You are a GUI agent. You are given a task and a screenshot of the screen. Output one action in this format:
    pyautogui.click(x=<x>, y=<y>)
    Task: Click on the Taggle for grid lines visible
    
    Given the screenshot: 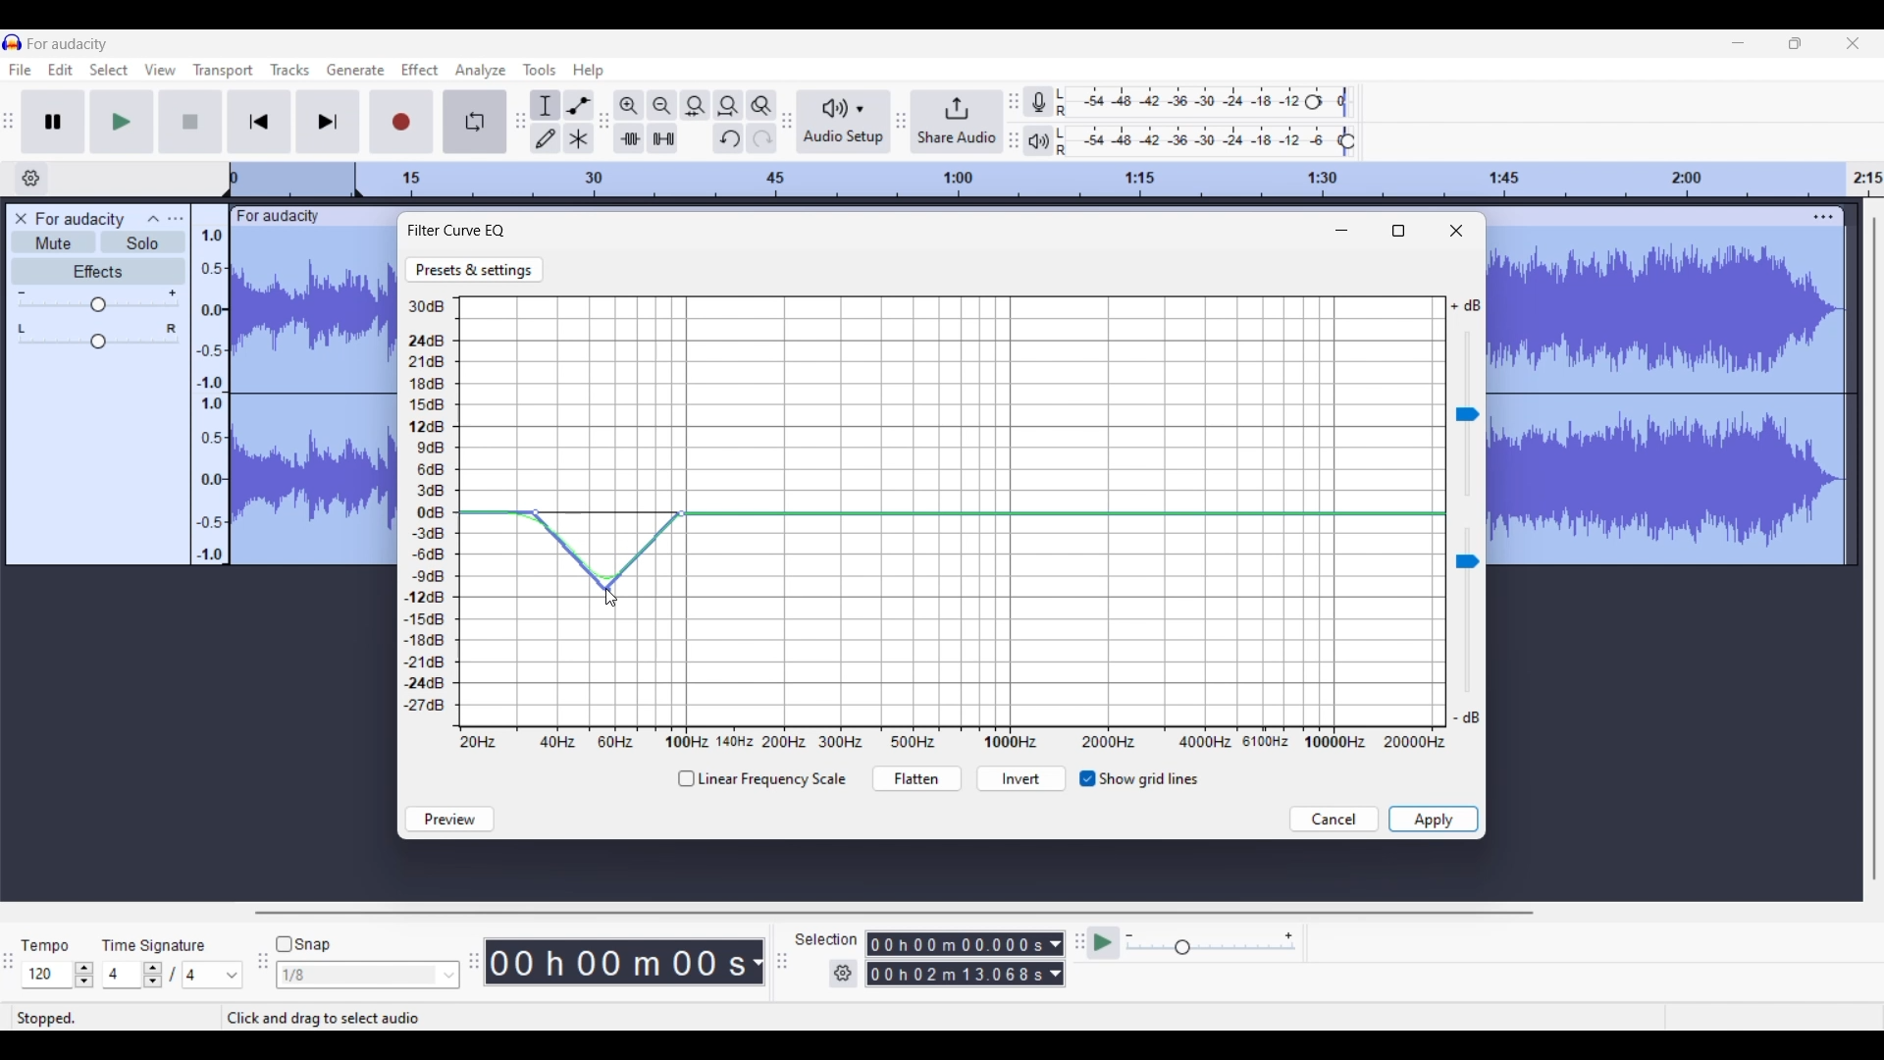 What is the action you would take?
    pyautogui.click(x=1139, y=779)
    